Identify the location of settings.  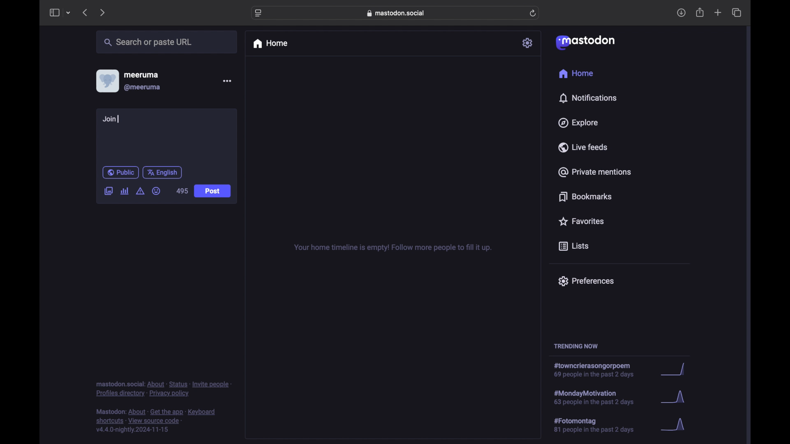
(528, 43).